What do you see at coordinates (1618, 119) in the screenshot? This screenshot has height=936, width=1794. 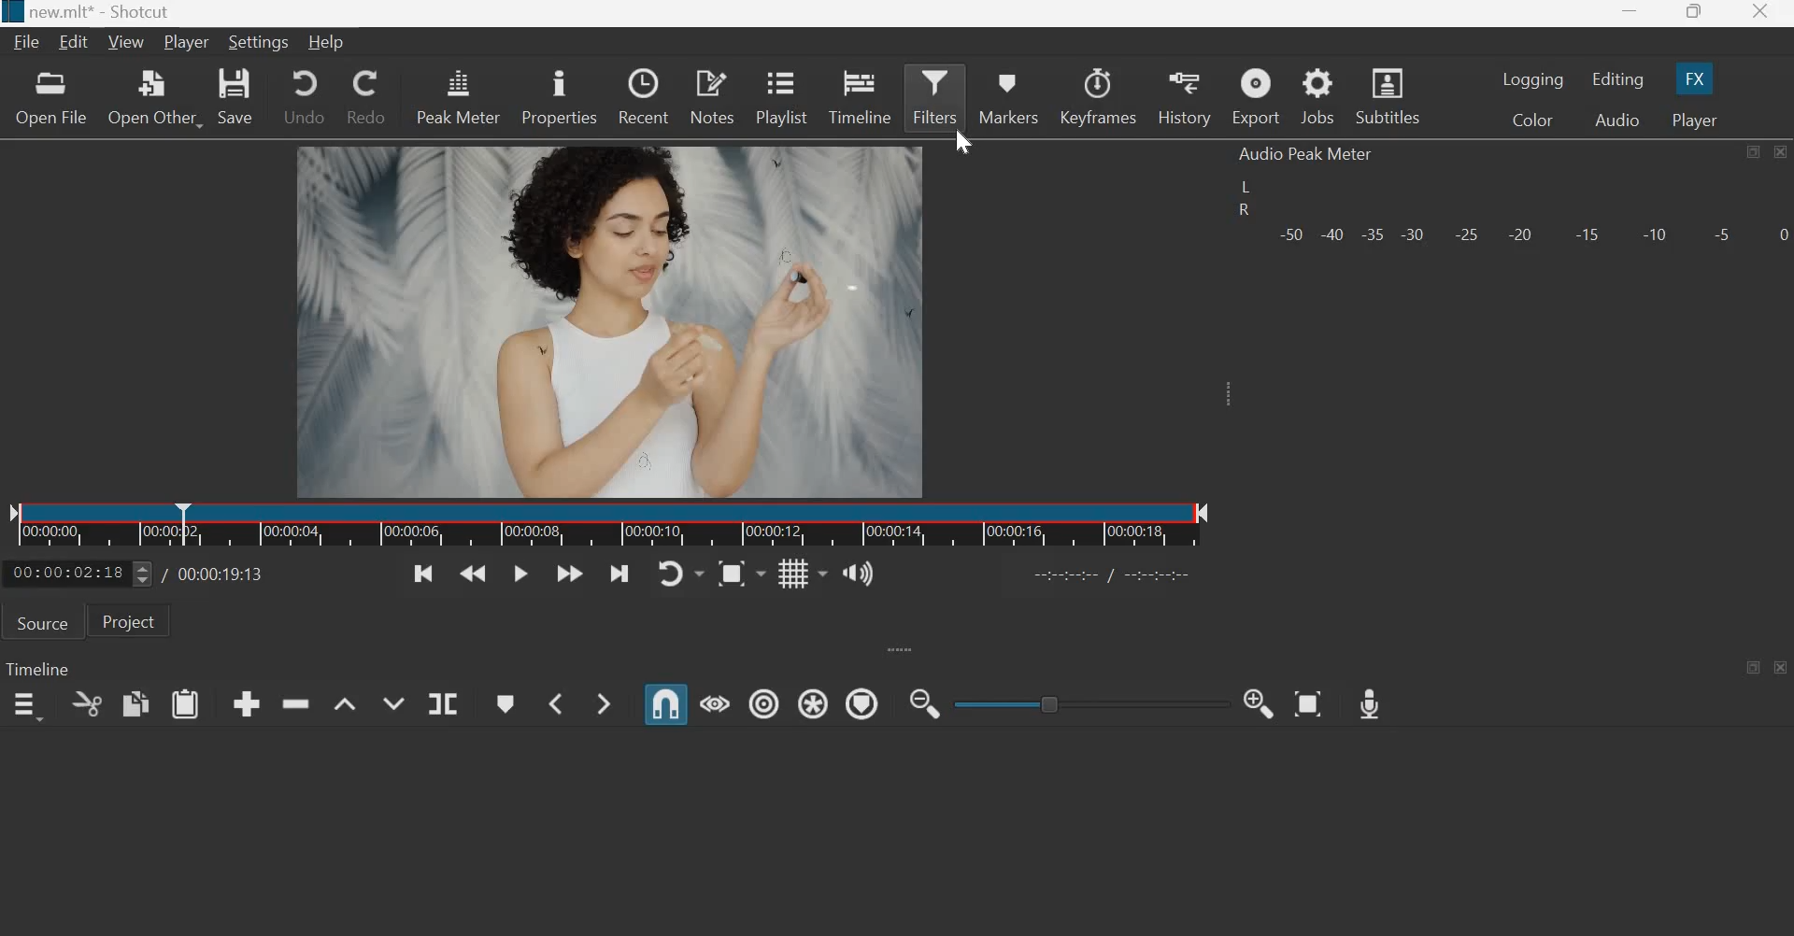 I see `Audio` at bounding box center [1618, 119].